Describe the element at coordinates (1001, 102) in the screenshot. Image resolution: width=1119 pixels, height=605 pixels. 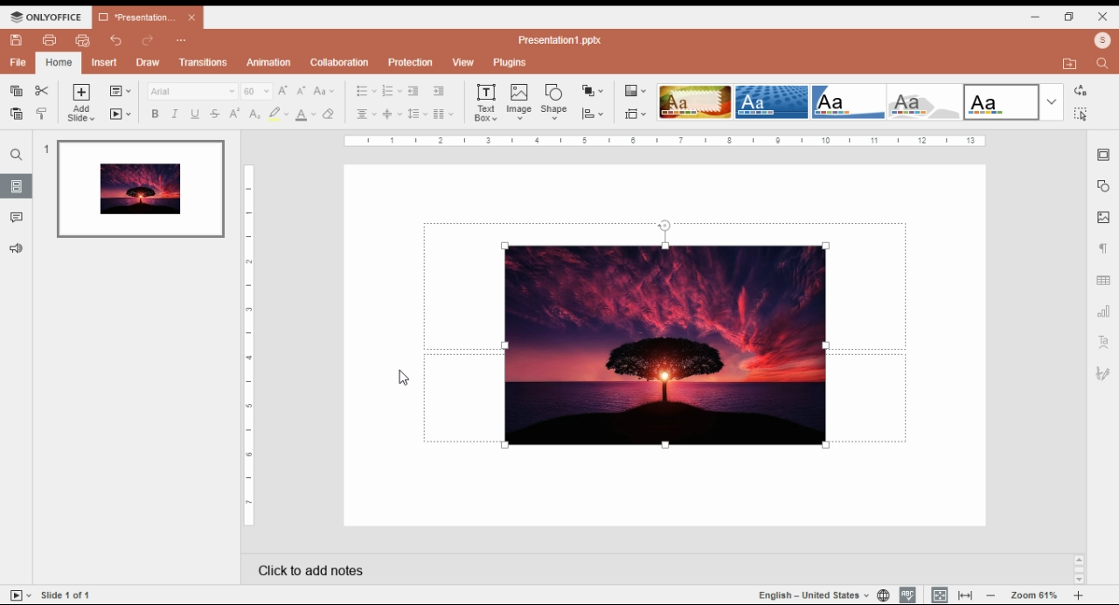
I see `theme 5` at that location.